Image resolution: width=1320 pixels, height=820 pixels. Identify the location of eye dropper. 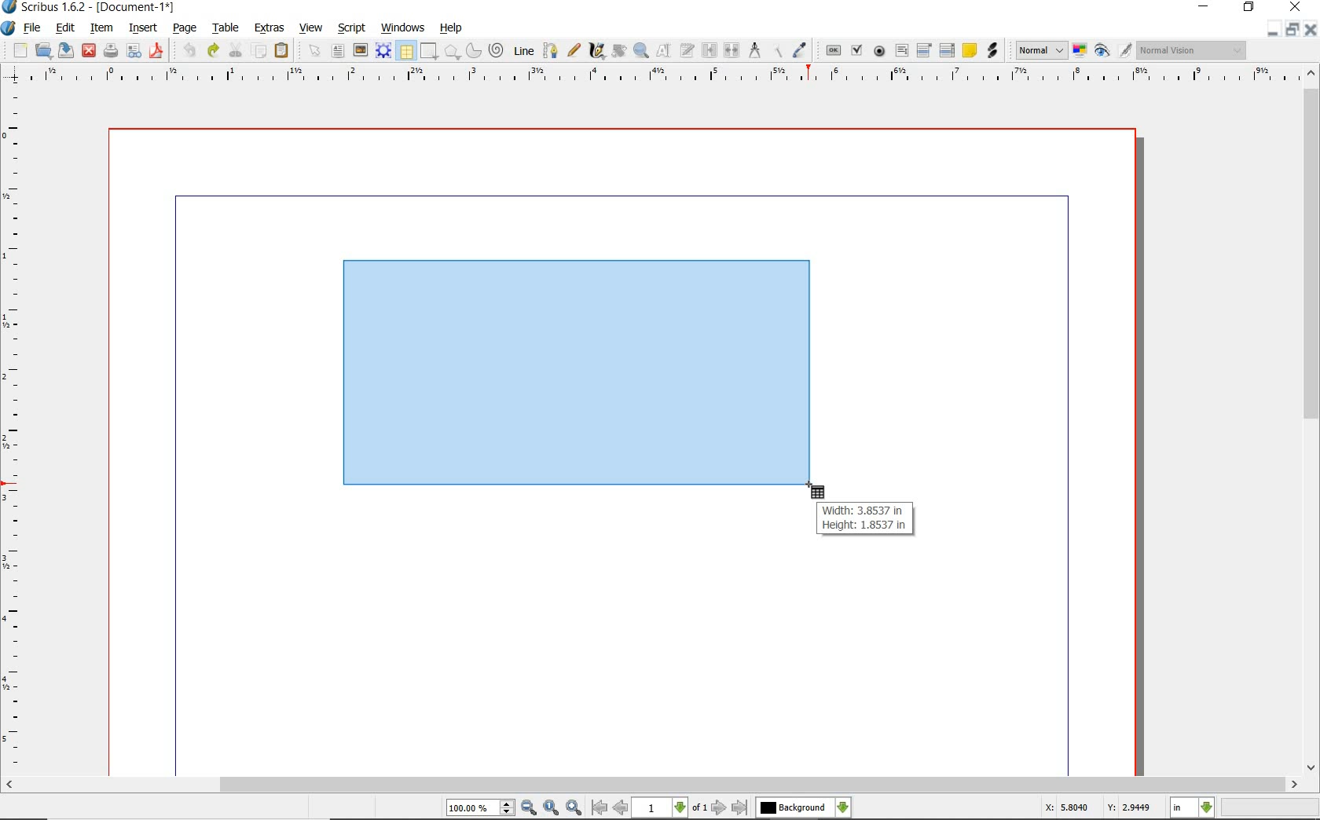
(800, 50).